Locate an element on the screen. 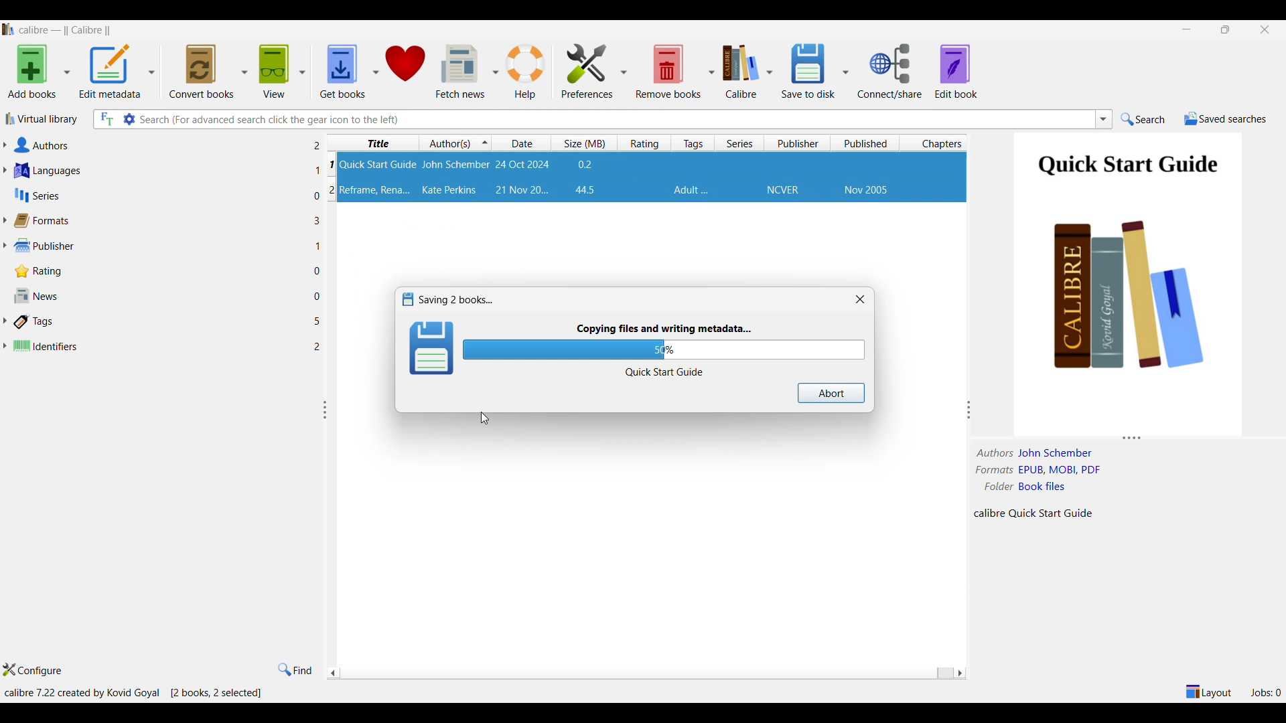 Image resolution: width=1286 pixels, height=723 pixels. Software and library information is located at coordinates (134, 692).